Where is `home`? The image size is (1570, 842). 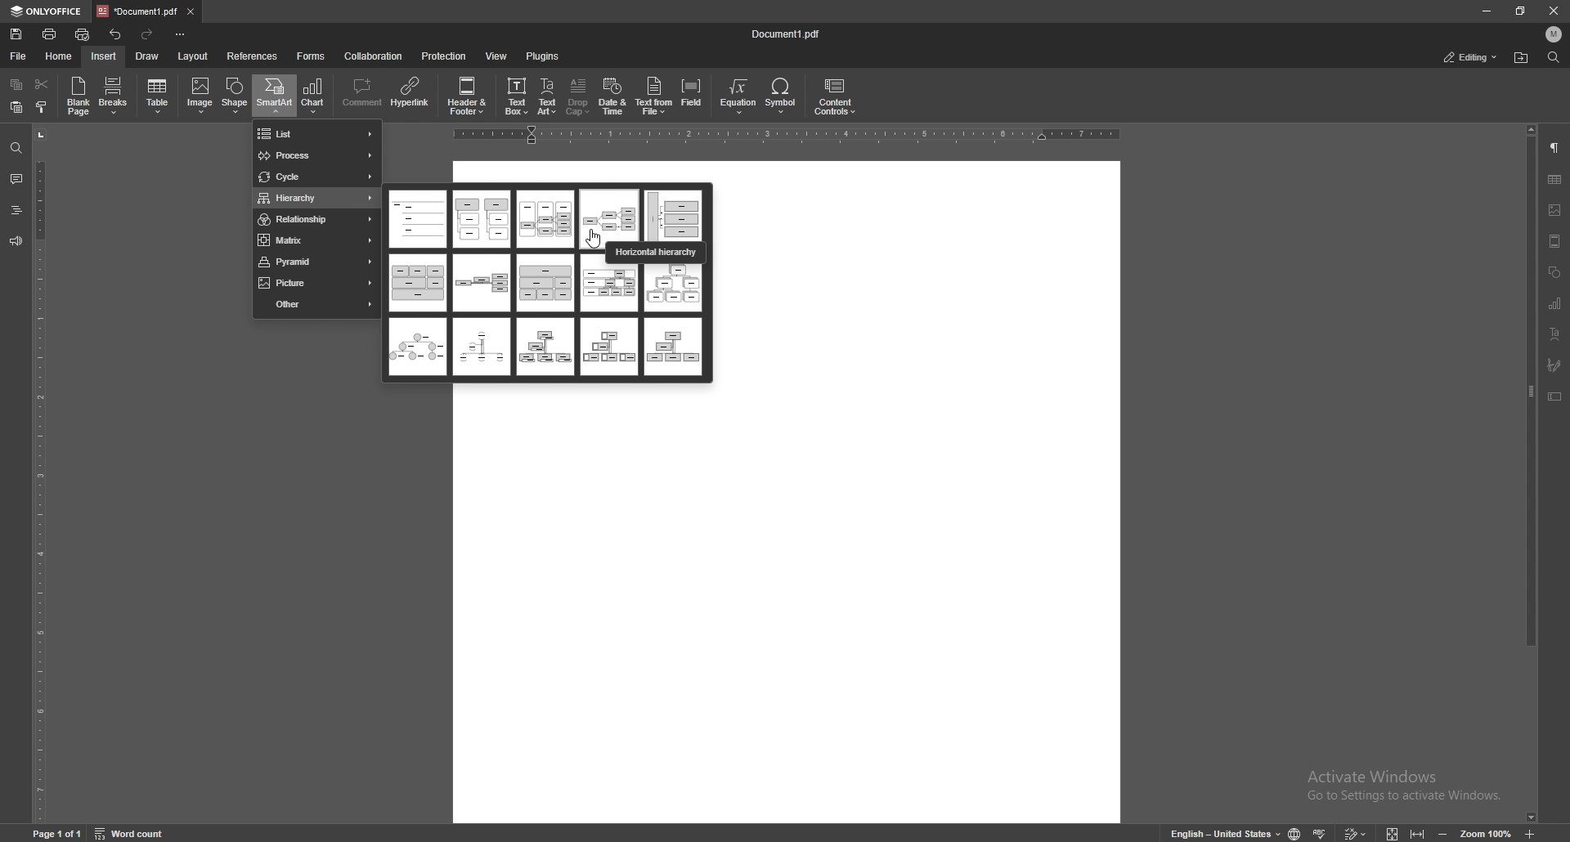
home is located at coordinates (59, 56).